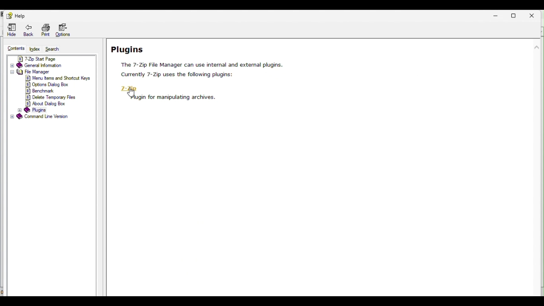 This screenshot has width=544, height=306. I want to click on Options, so click(65, 29).